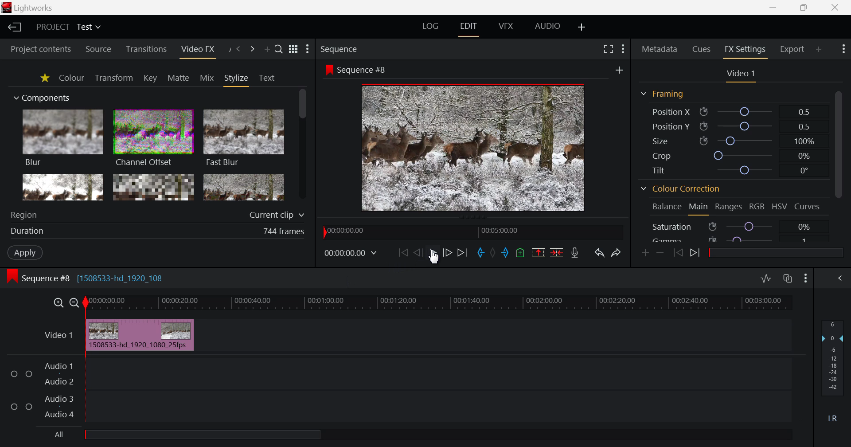  What do you see at coordinates (64, 139) in the screenshot?
I see `Blur` at bounding box center [64, 139].